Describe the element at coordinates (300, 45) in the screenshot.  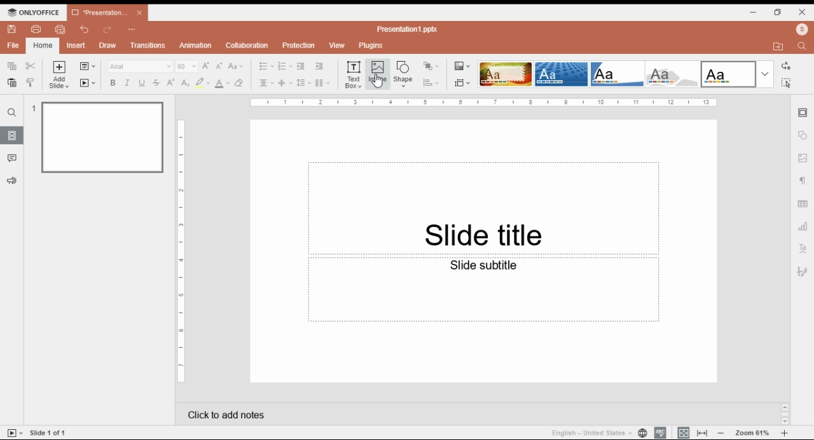
I see `protection` at that location.